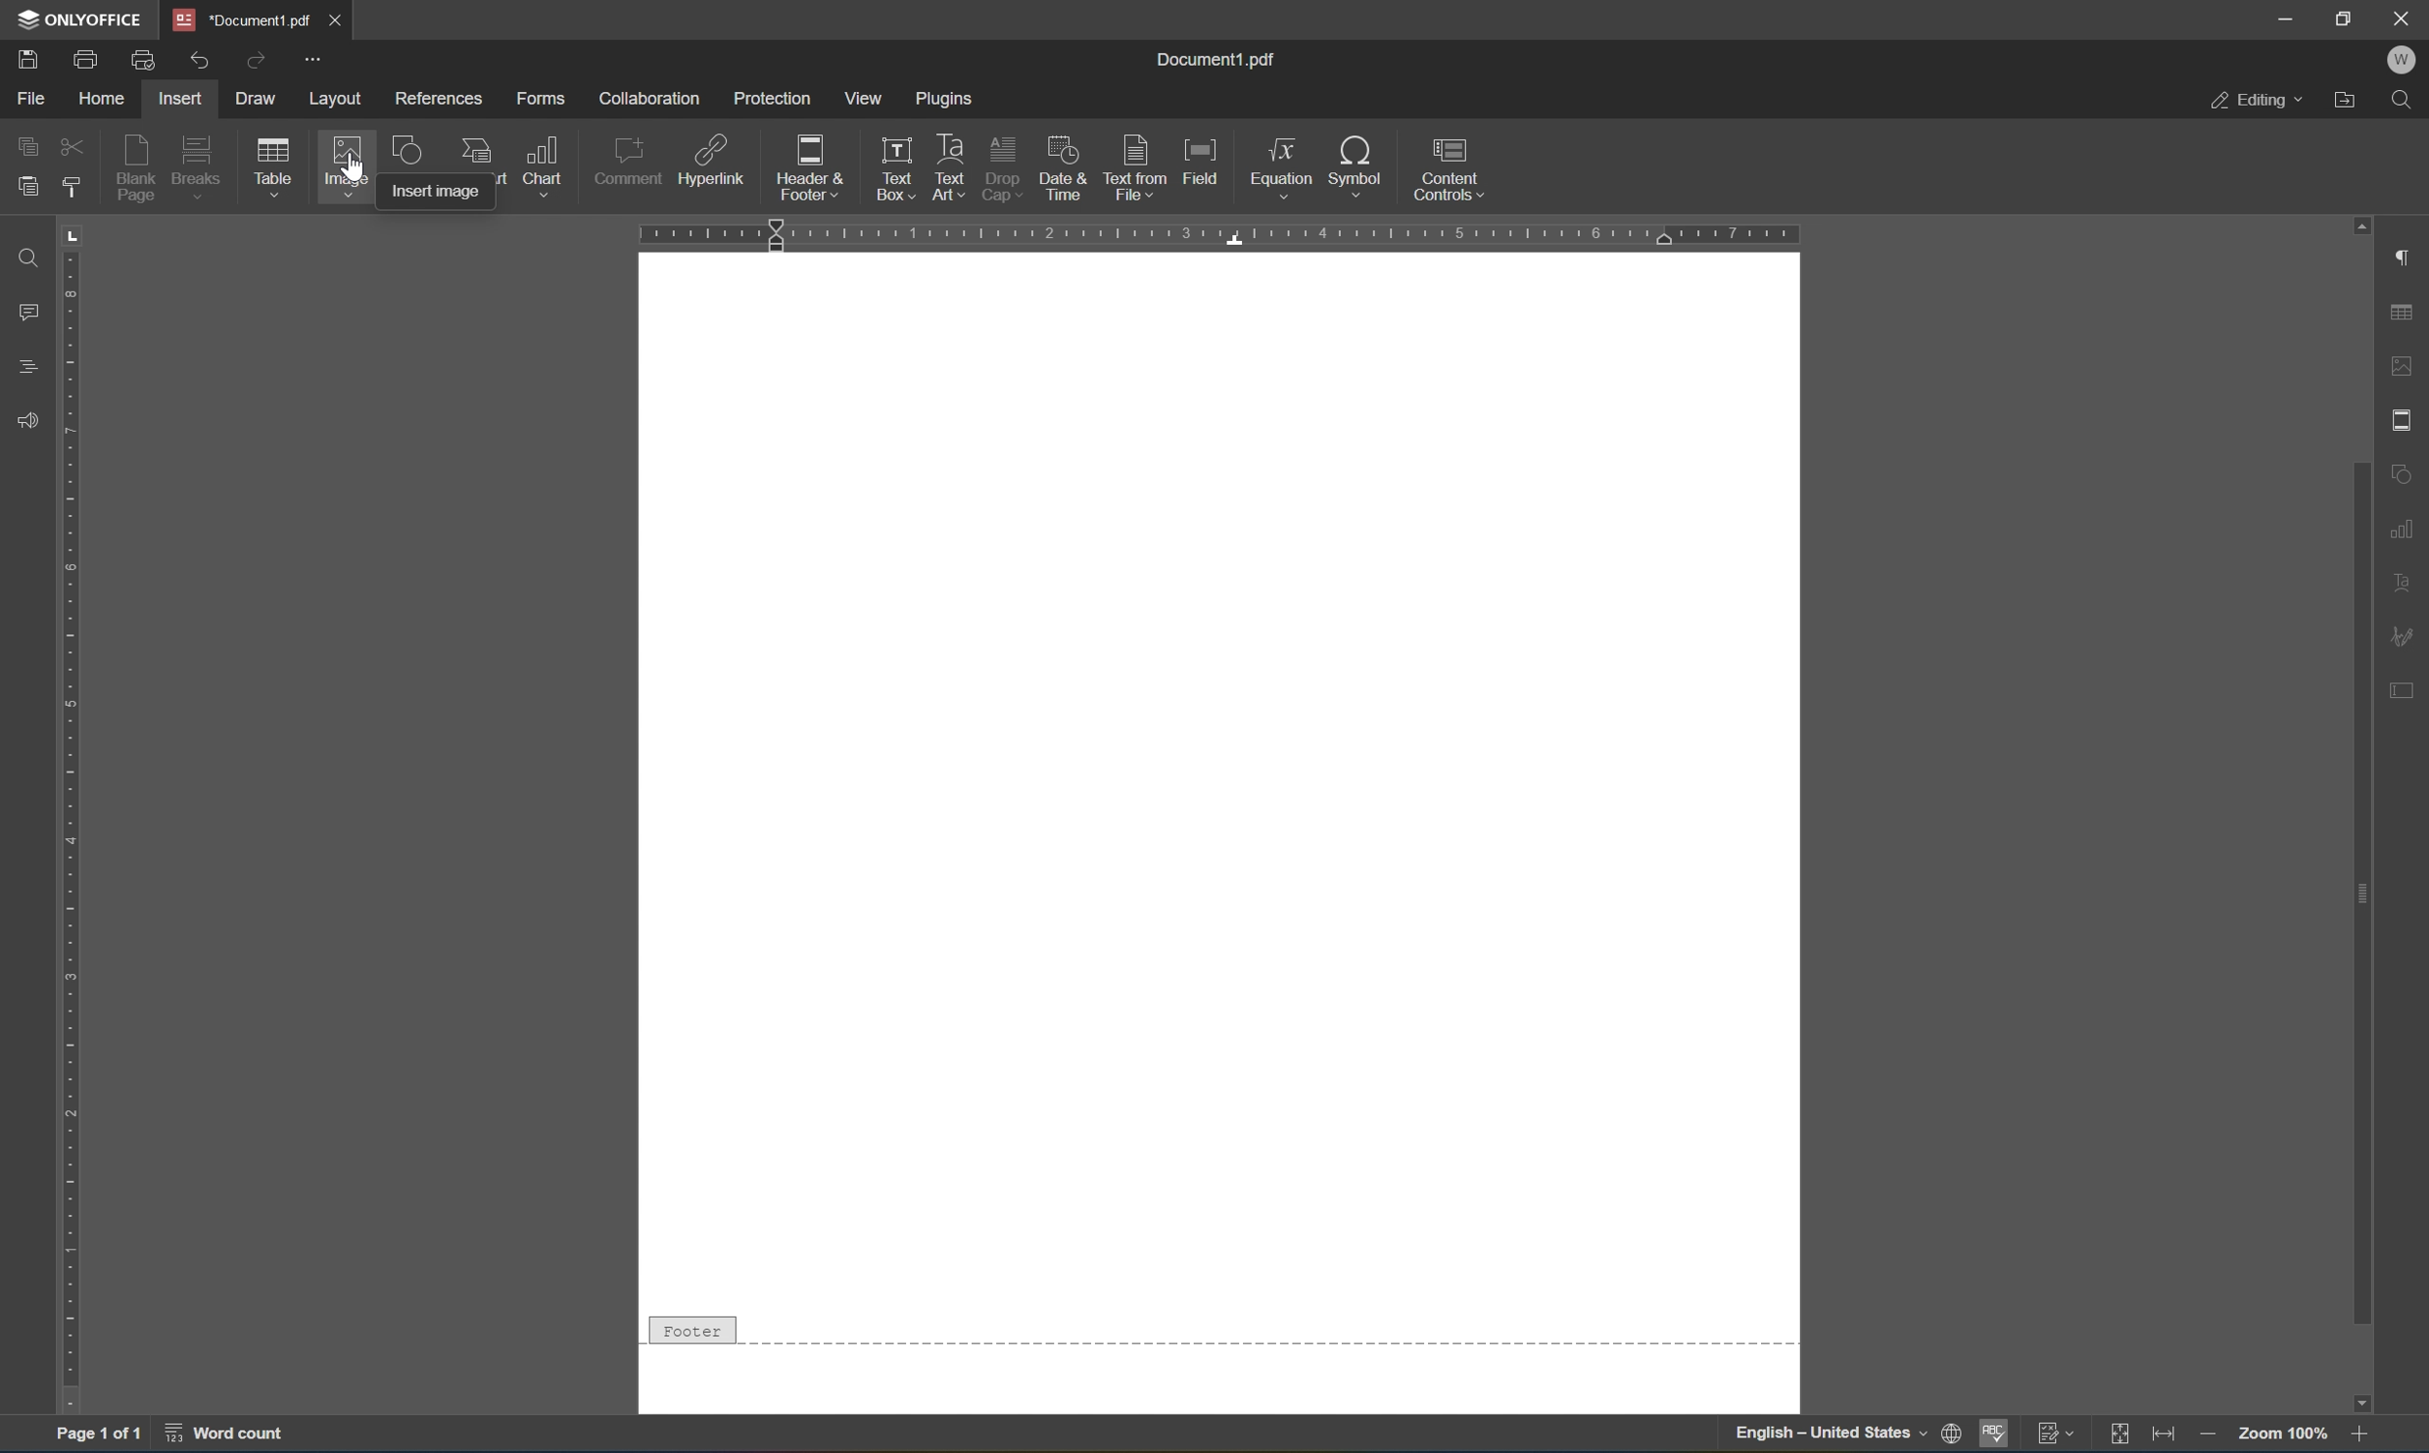  Describe the element at coordinates (1066, 168) in the screenshot. I see `date and time` at that location.